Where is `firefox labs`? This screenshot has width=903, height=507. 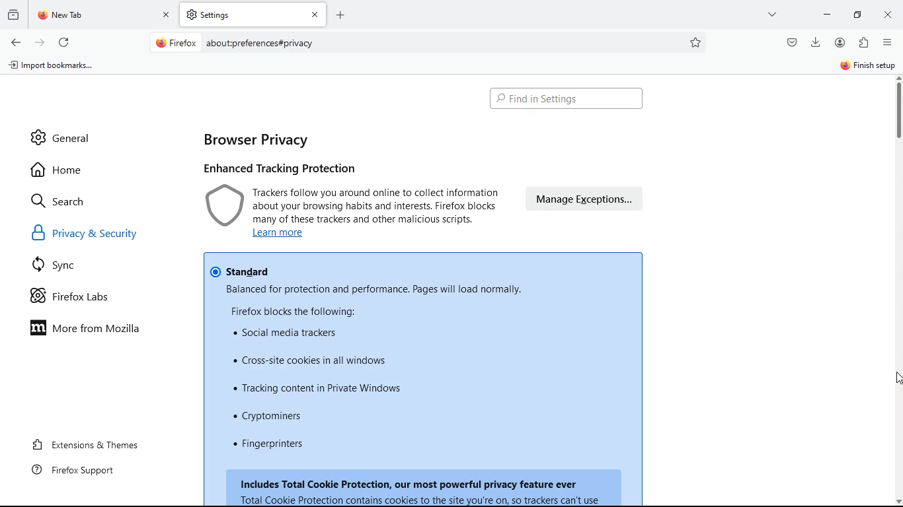
firefox labs is located at coordinates (83, 299).